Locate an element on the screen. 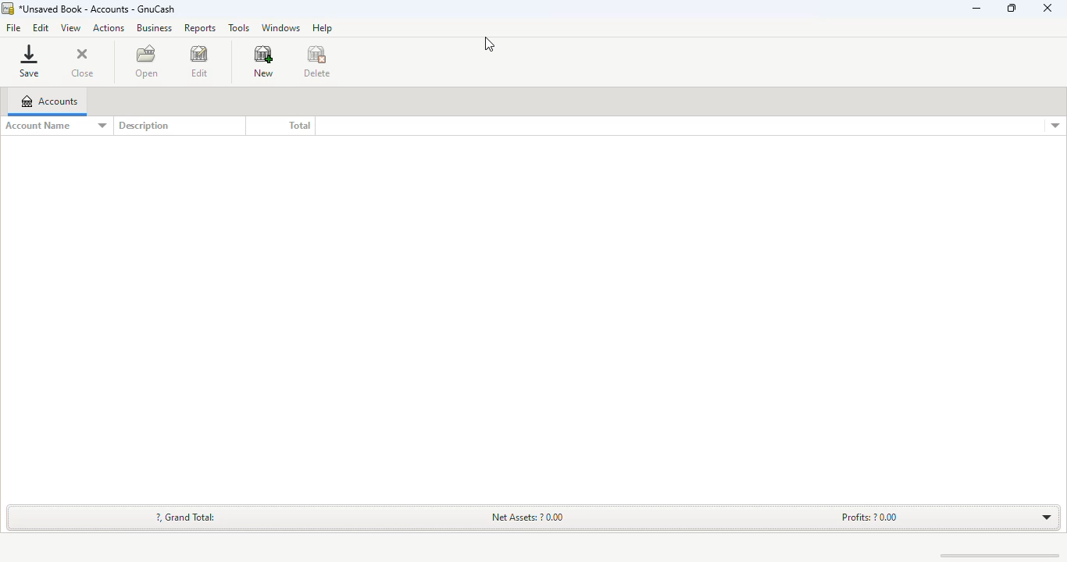 The image size is (1067, 562). delete is located at coordinates (317, 62).